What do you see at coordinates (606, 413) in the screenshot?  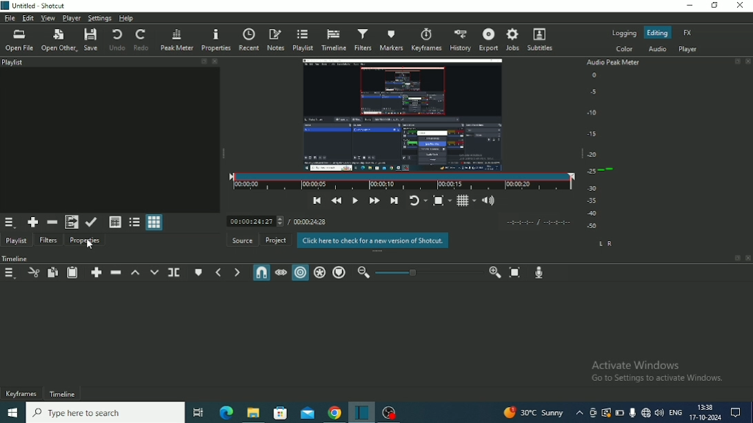 I see `Warning` at bounding box center [606, 413].